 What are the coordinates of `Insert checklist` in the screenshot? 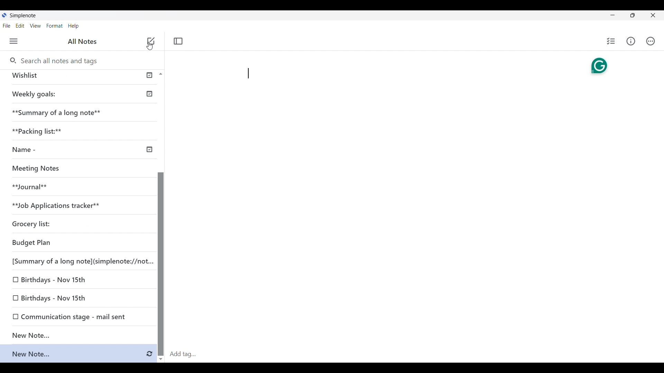 It's located at (611, 41).